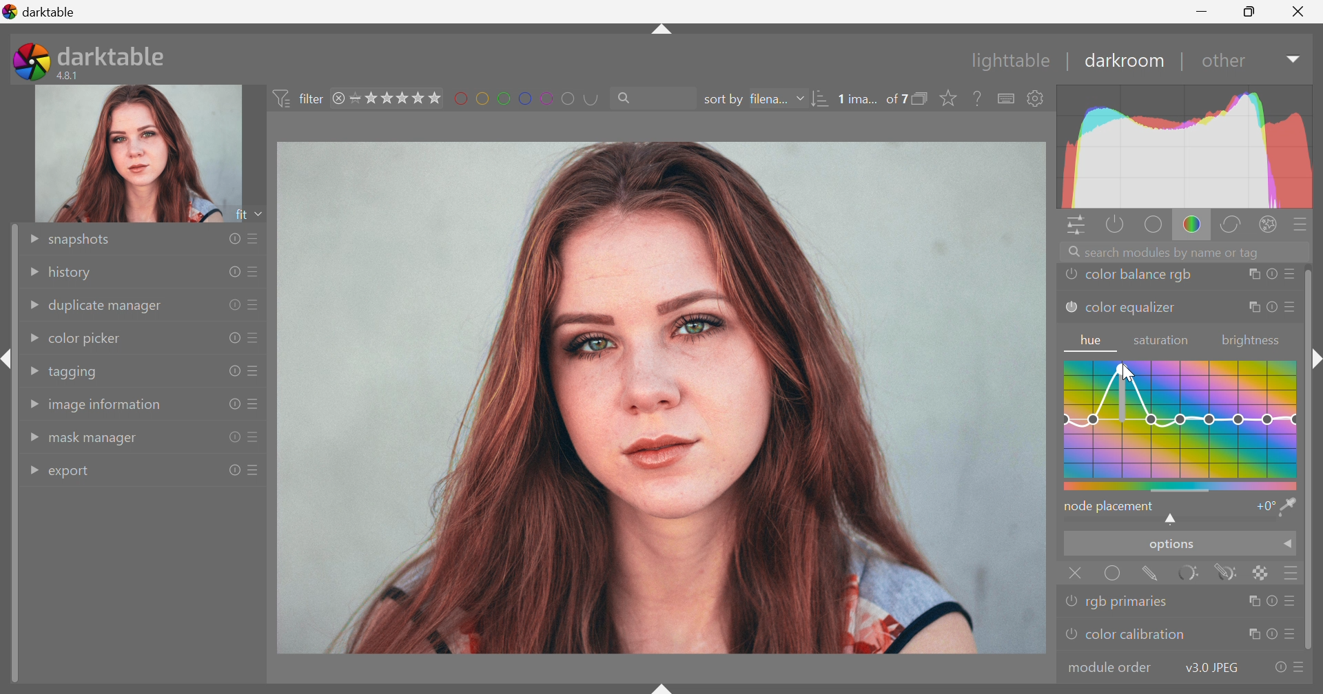  I want to click on Drop Down, so click(30, 370).